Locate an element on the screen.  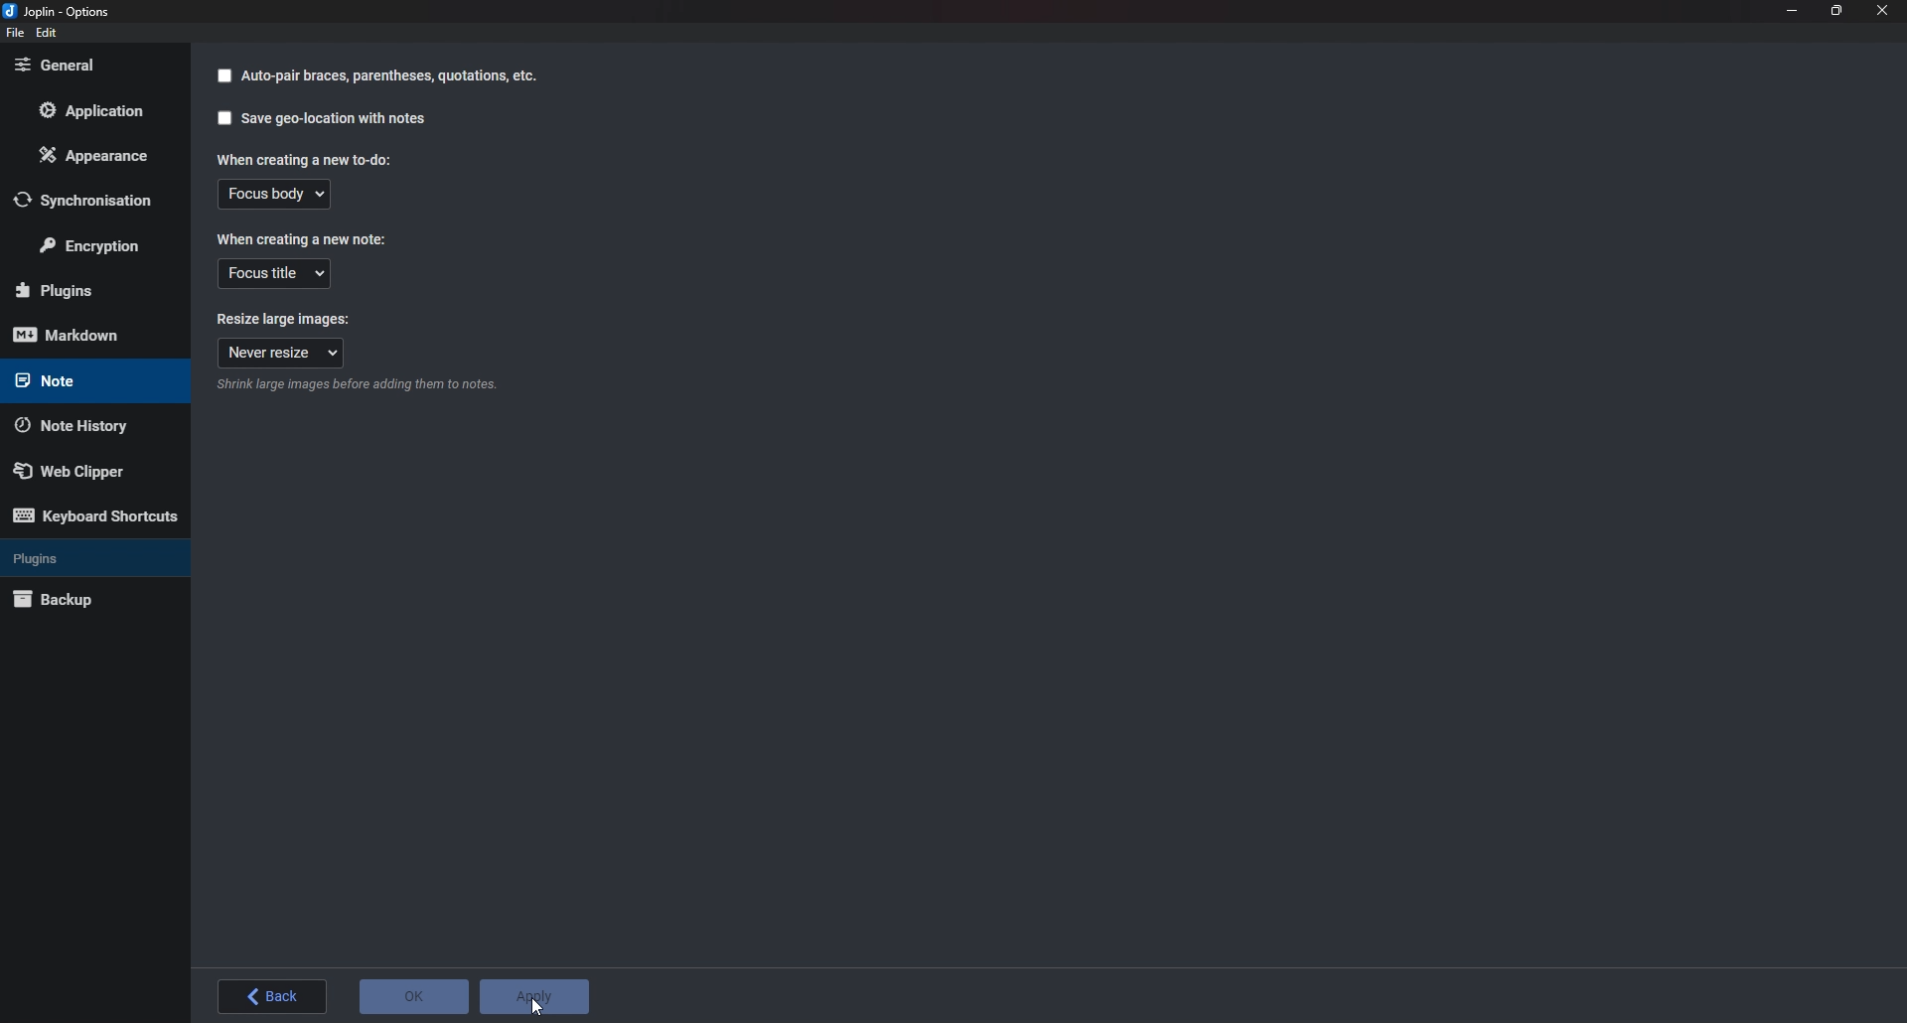
Plugins is located at coordinates (86, 291).